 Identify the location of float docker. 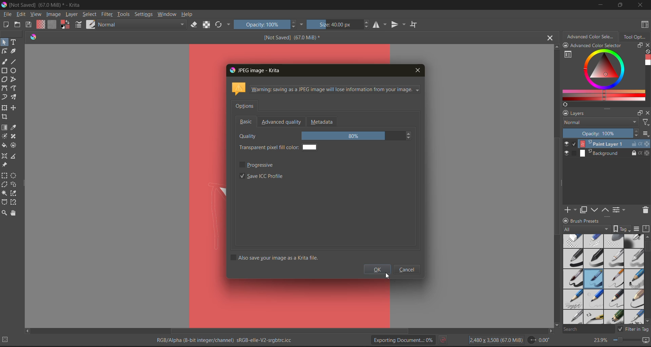
(640, 113).